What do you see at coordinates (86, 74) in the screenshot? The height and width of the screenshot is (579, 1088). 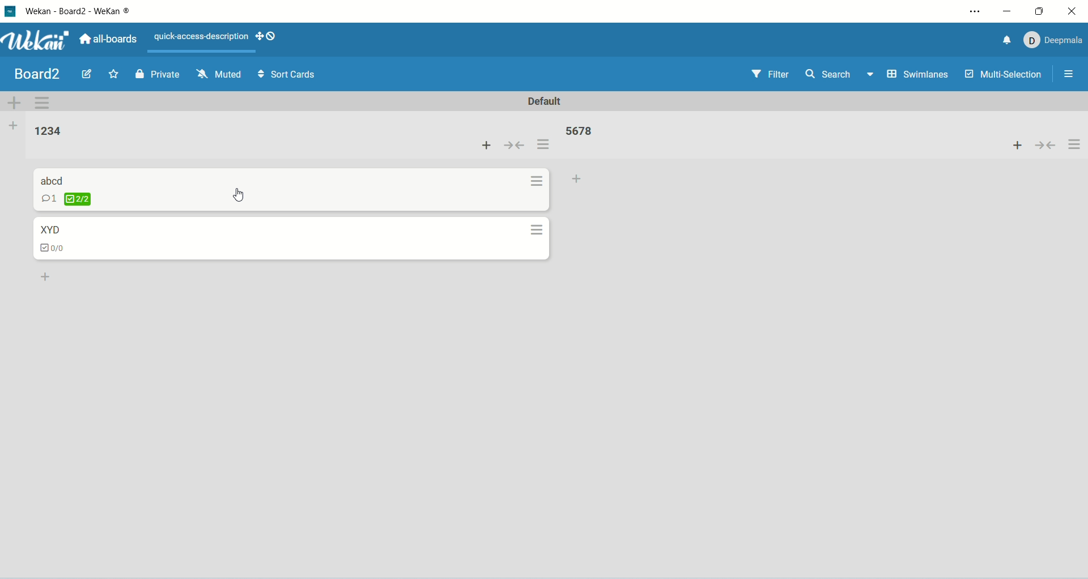 I see `edit` at bounding box center [86, 74].